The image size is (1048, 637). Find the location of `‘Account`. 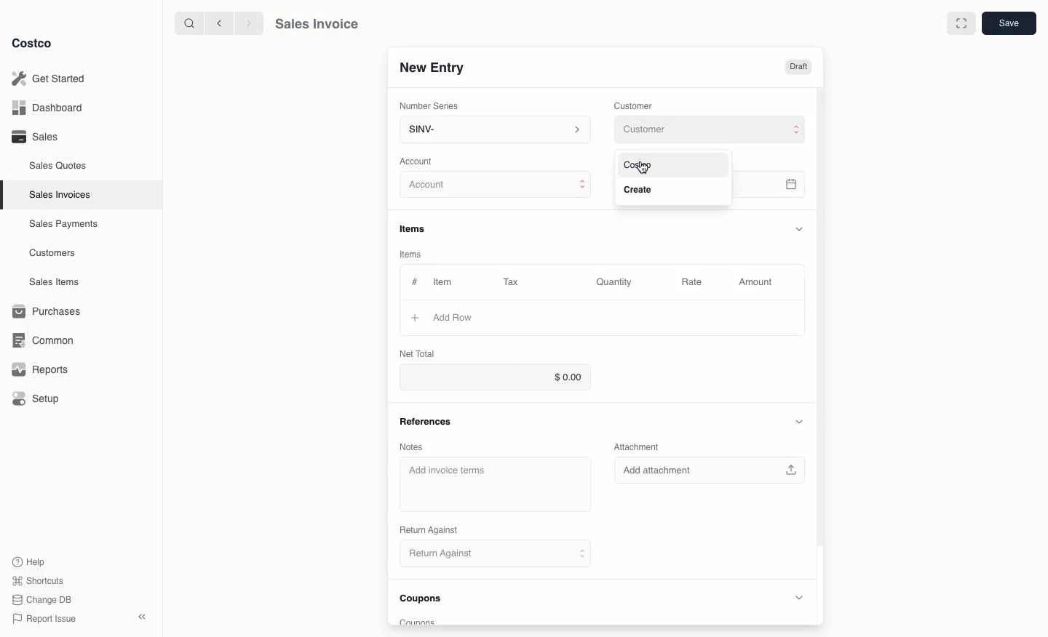

‘Account is located at coordinates (418, 160).